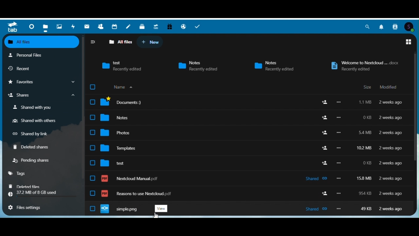 The width and height of the screenshot is (419, 236). What do you see at coordinates (409, 28) in the screenshot?
I see `Account icon` at bounding box center [409, 28].